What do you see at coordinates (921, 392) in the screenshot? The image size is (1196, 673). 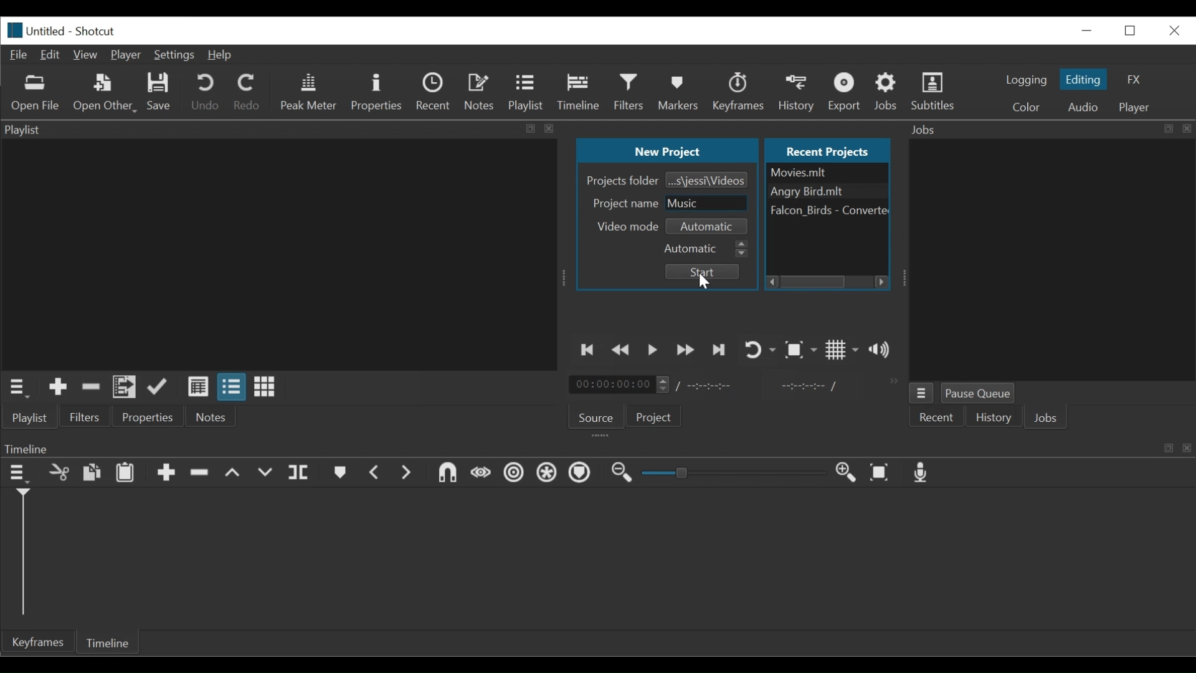 I see `Jobs menu` at bounding box center [921, 392].